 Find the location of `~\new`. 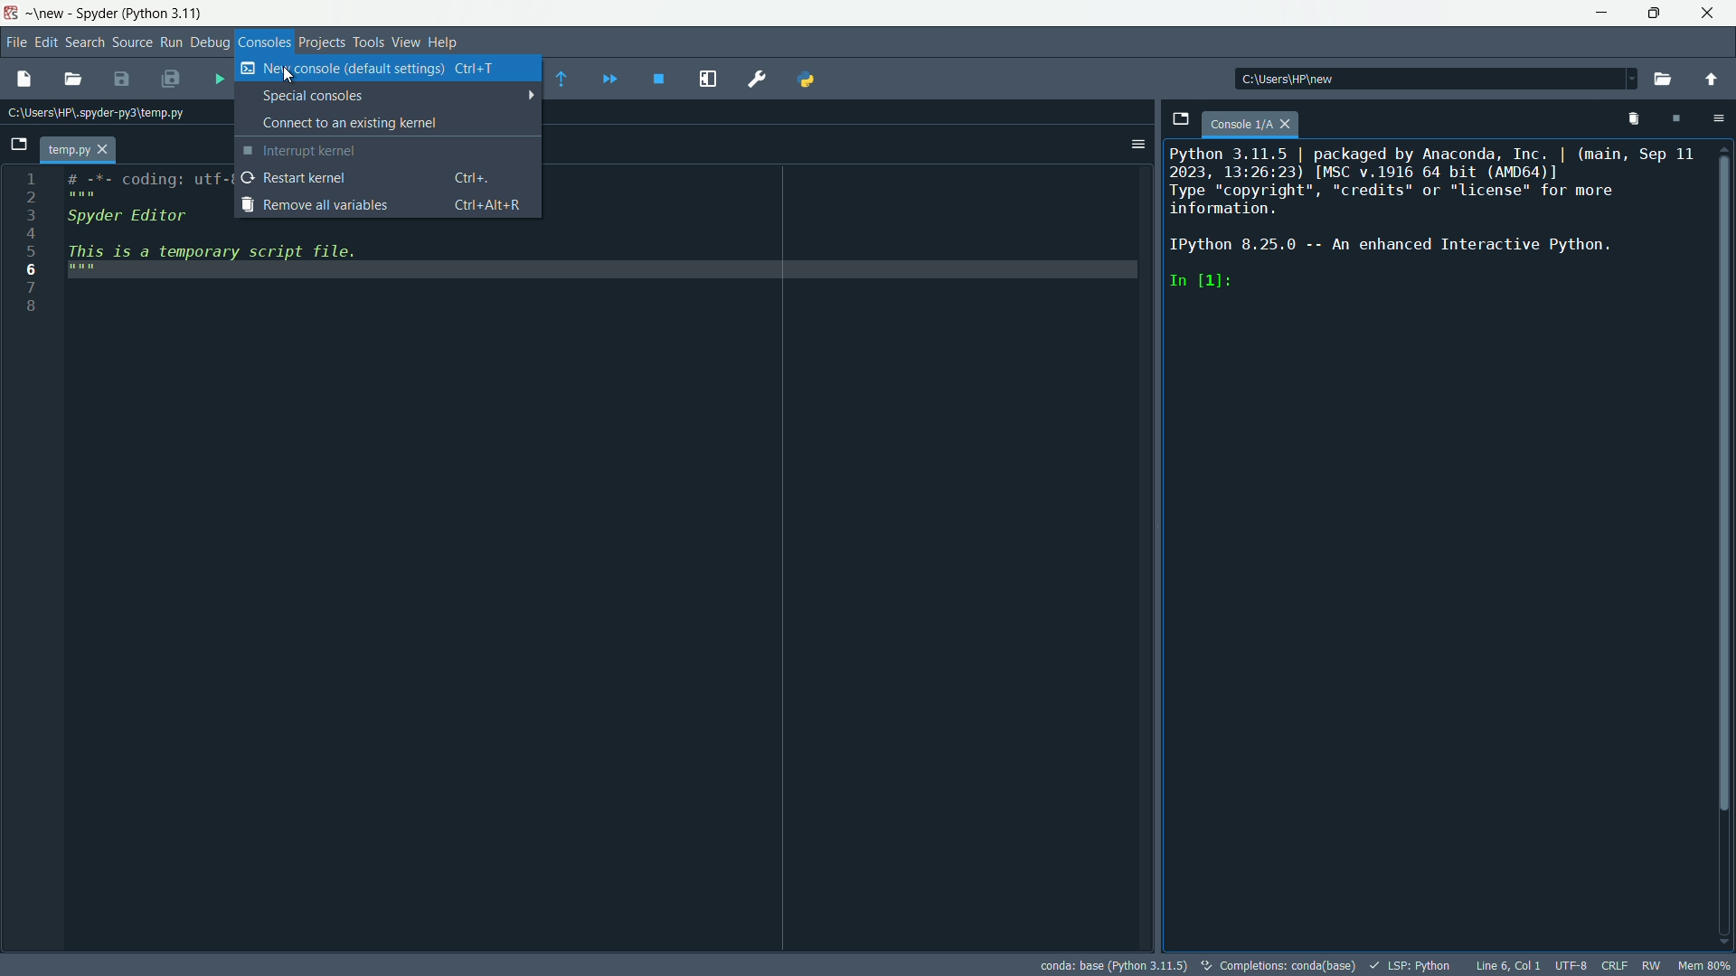

~\new is located at coordinates (47, 14).